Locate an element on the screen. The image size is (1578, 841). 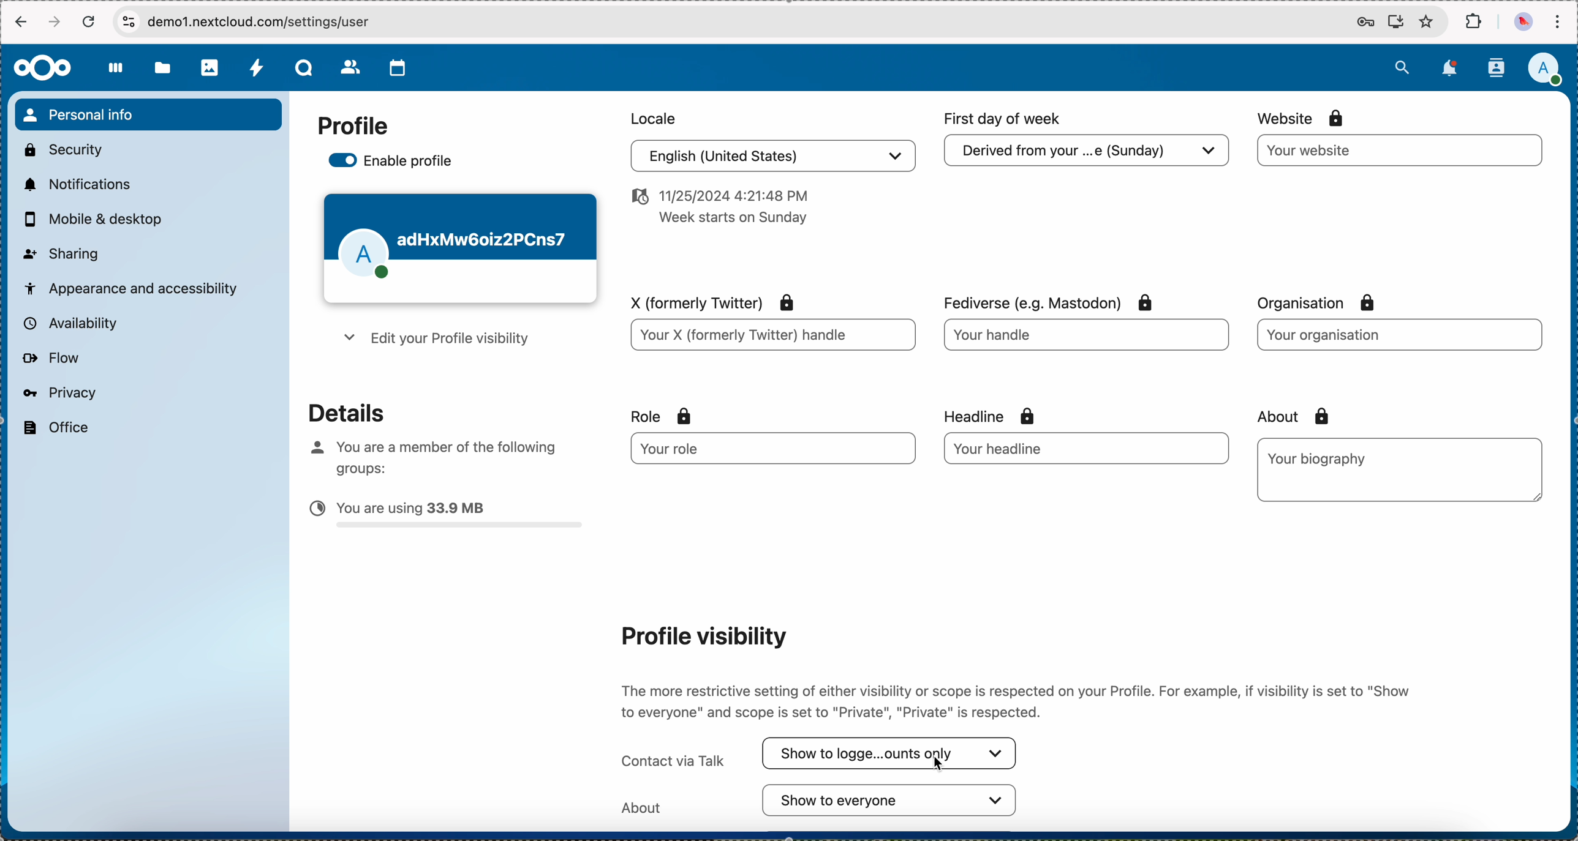
click on contact via Talk options is located at coordinates (891, 754).